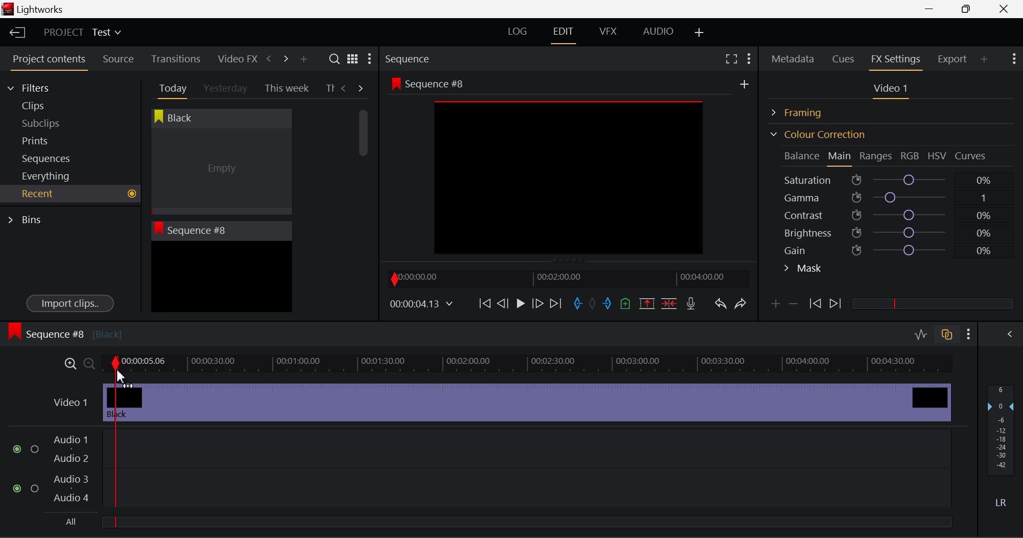 The image size is (1023, 538). What do you see at coordinates (657, 31) in the screenshot?
I see `AUDIO Layout` at bounding box center [657, 31].